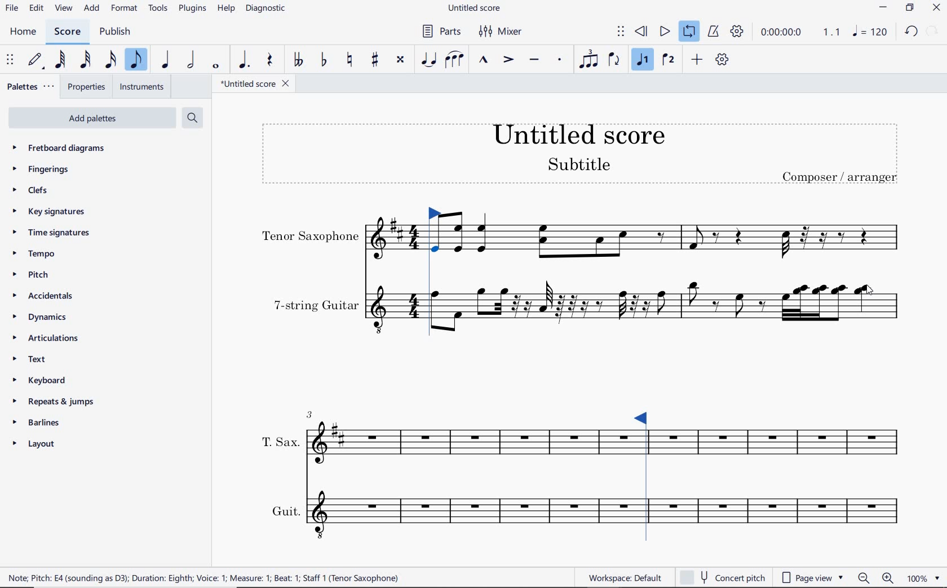  What do you see at coordinates (37, 425) in the screenshot?
I see `BARLINES` at bounding box center [37, 425].